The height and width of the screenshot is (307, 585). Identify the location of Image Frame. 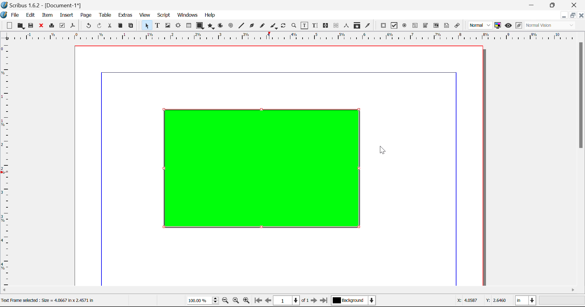
(168, 26).